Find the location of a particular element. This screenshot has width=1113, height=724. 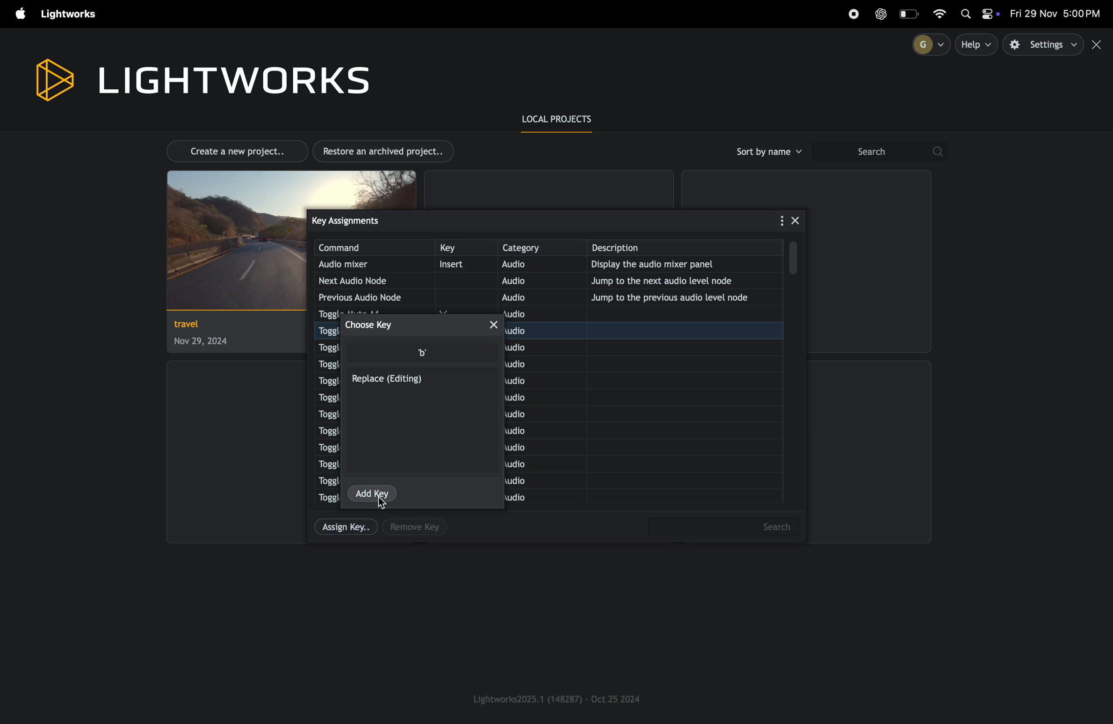

local prroject is located at coordinates (564, 120).